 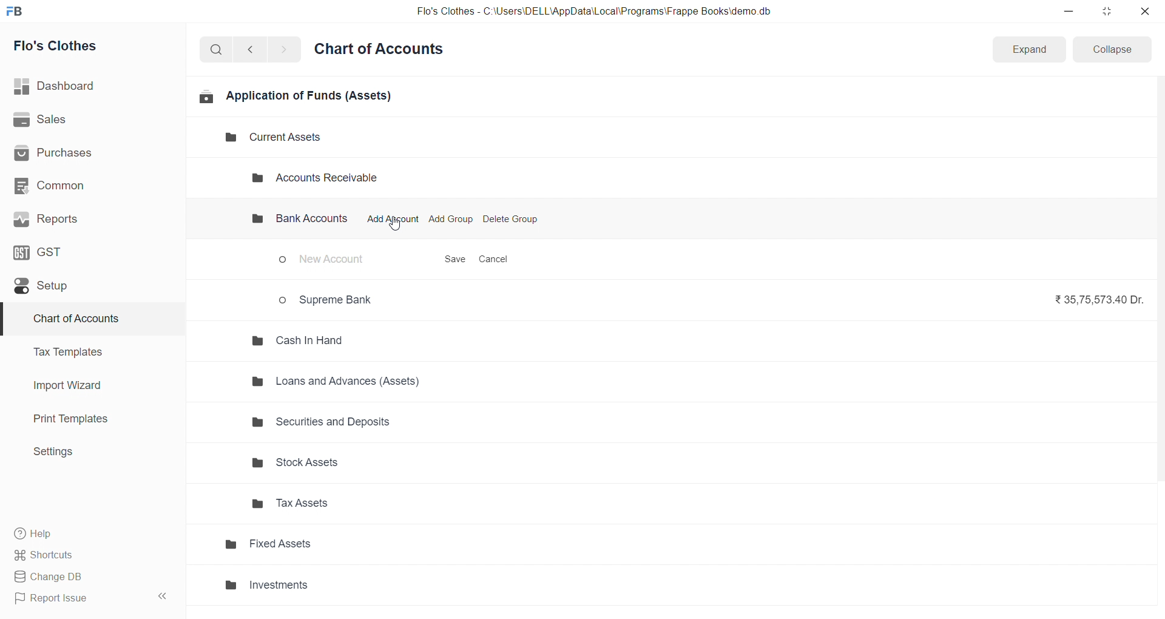 What do you see at coordinates (1095, 299) in the screenshot?
I see ` ₹ 35,75,573.40 Dr.` at bounding box center [1095, 299].